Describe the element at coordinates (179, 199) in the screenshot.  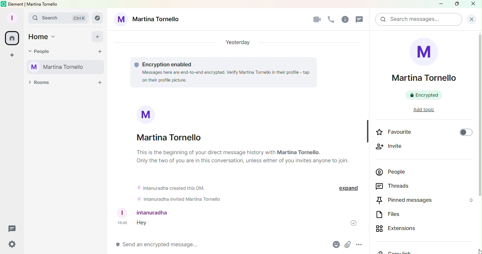
I see ` intanuradha invited martina tornello` at that location.